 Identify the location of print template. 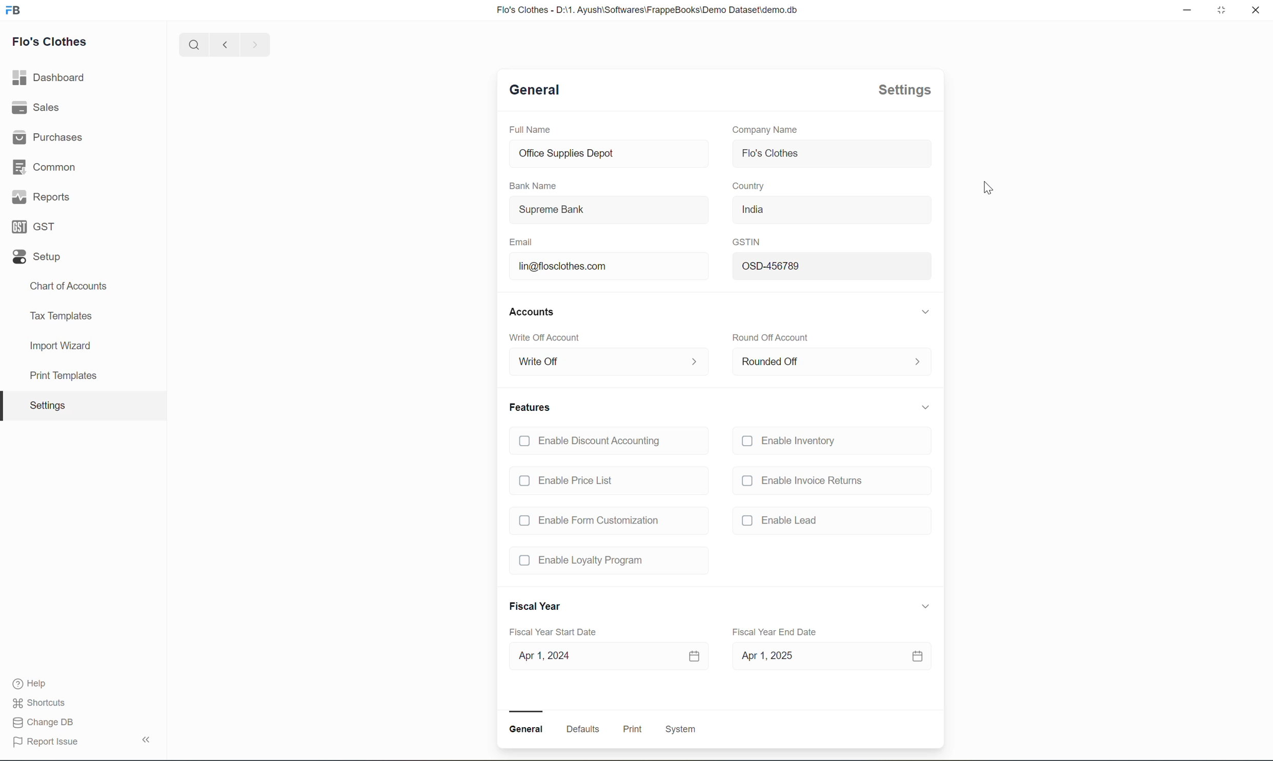
(57, 378).